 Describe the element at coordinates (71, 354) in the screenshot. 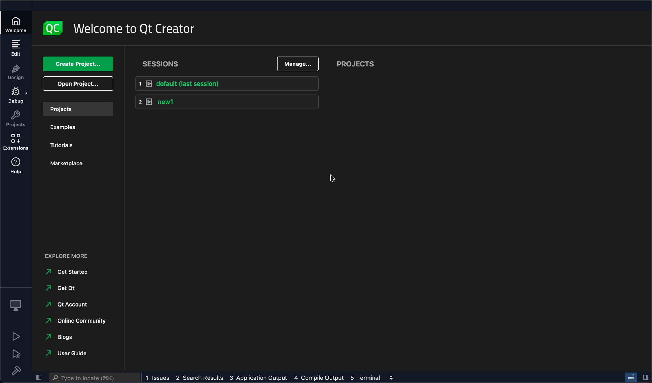

I see `guide` at that location.